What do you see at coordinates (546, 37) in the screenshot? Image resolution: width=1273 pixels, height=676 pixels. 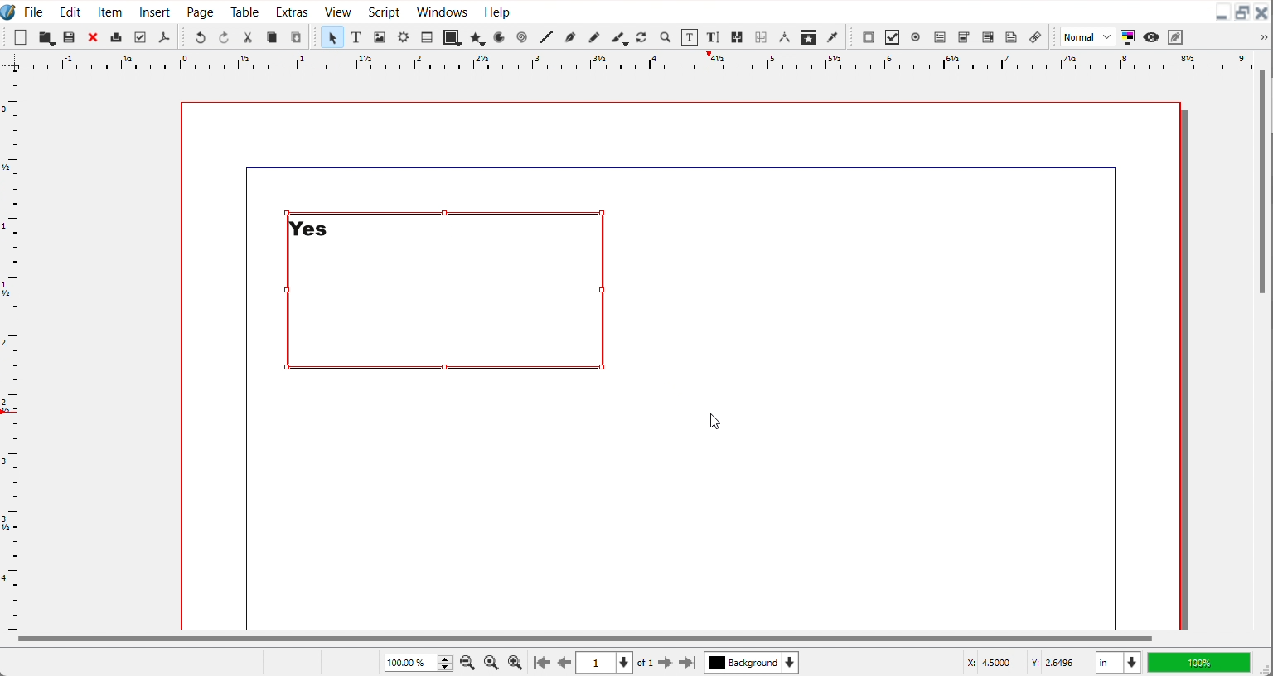 I see `Line` at bounding box center [546, 37].